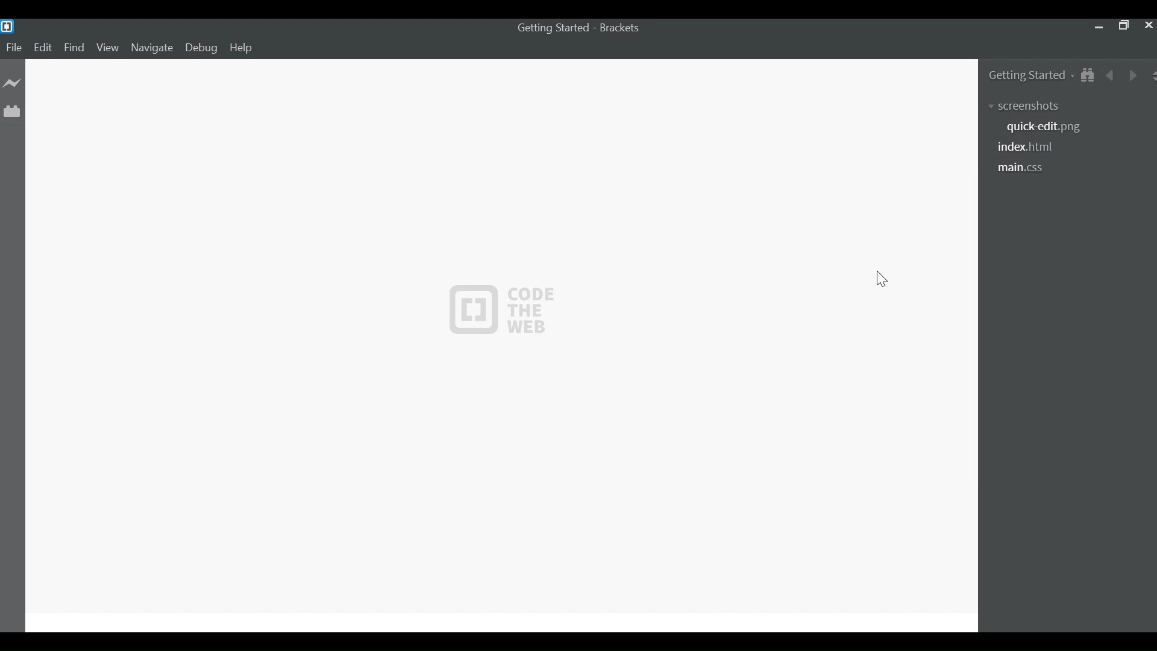 The height and width of the screenshot is (651, 1157). I want to click on screenshot, so click(1028, 107).